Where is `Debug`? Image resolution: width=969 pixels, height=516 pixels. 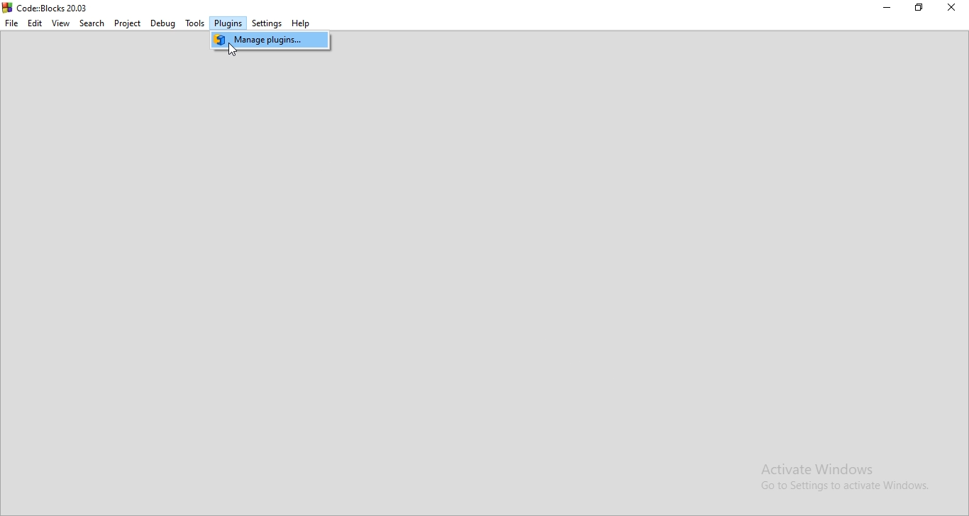
Debug is located at coordinates (163, 24).